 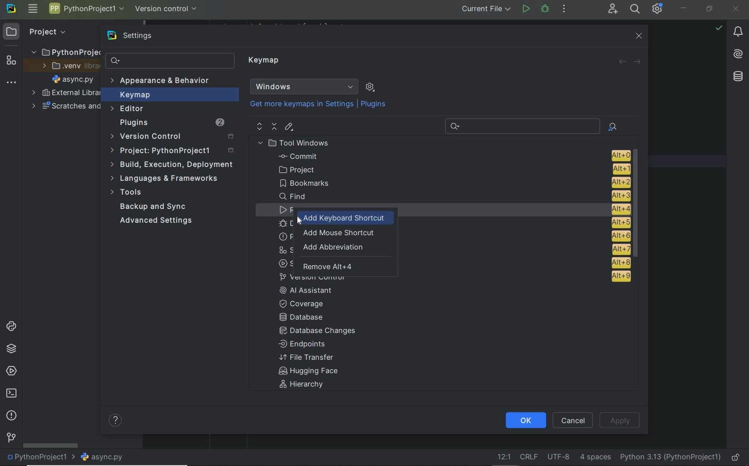 What do you see at coordinates (638, 61) in the screenshot?
I see `forward` at bounding box center [638, 61].